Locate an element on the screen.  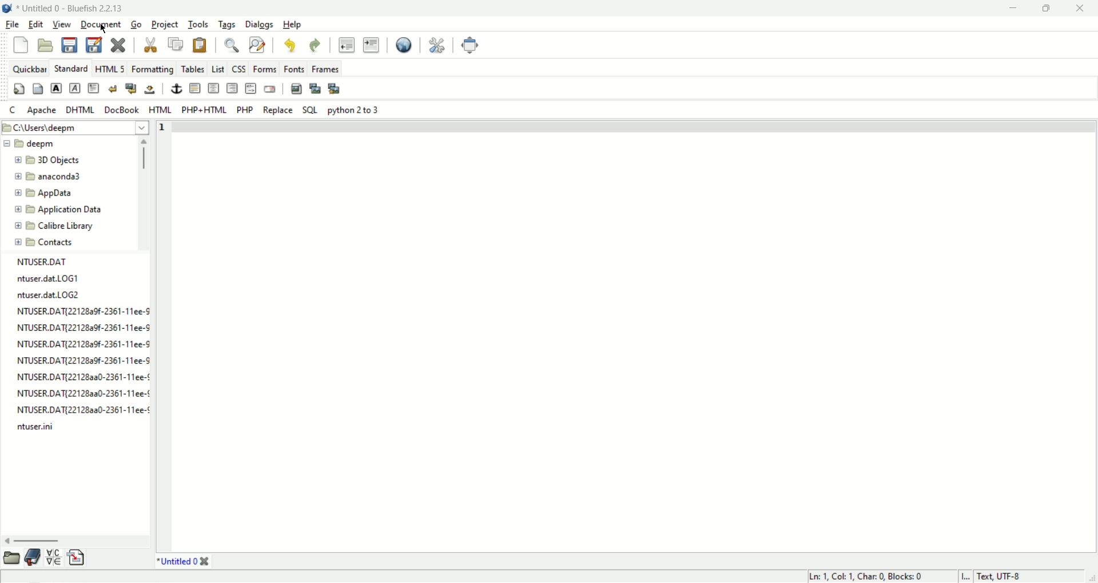
line number is located at coordinates (160, 337).